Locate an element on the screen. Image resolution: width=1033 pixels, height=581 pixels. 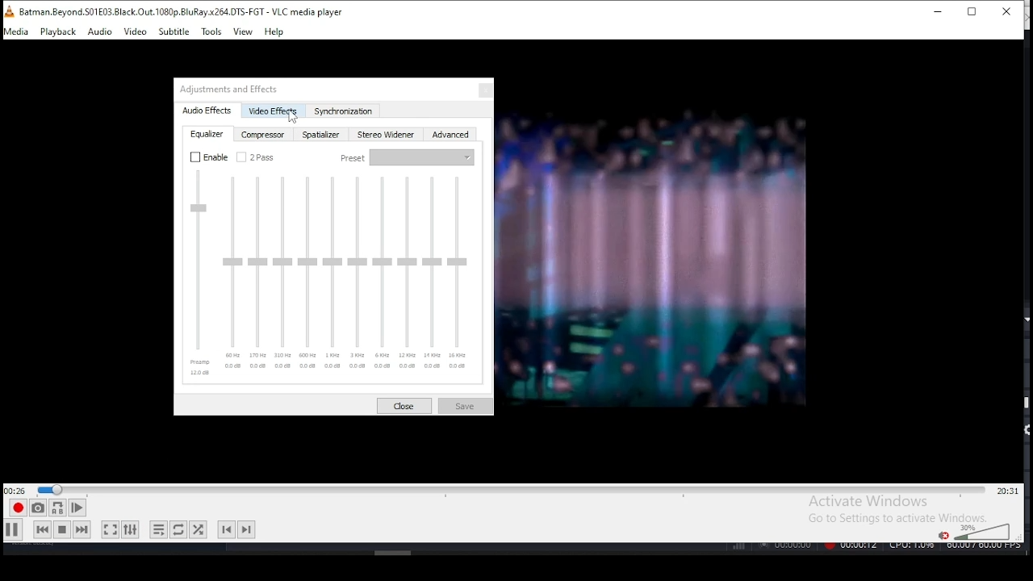
audio effects is located at coordinates (209, 111).